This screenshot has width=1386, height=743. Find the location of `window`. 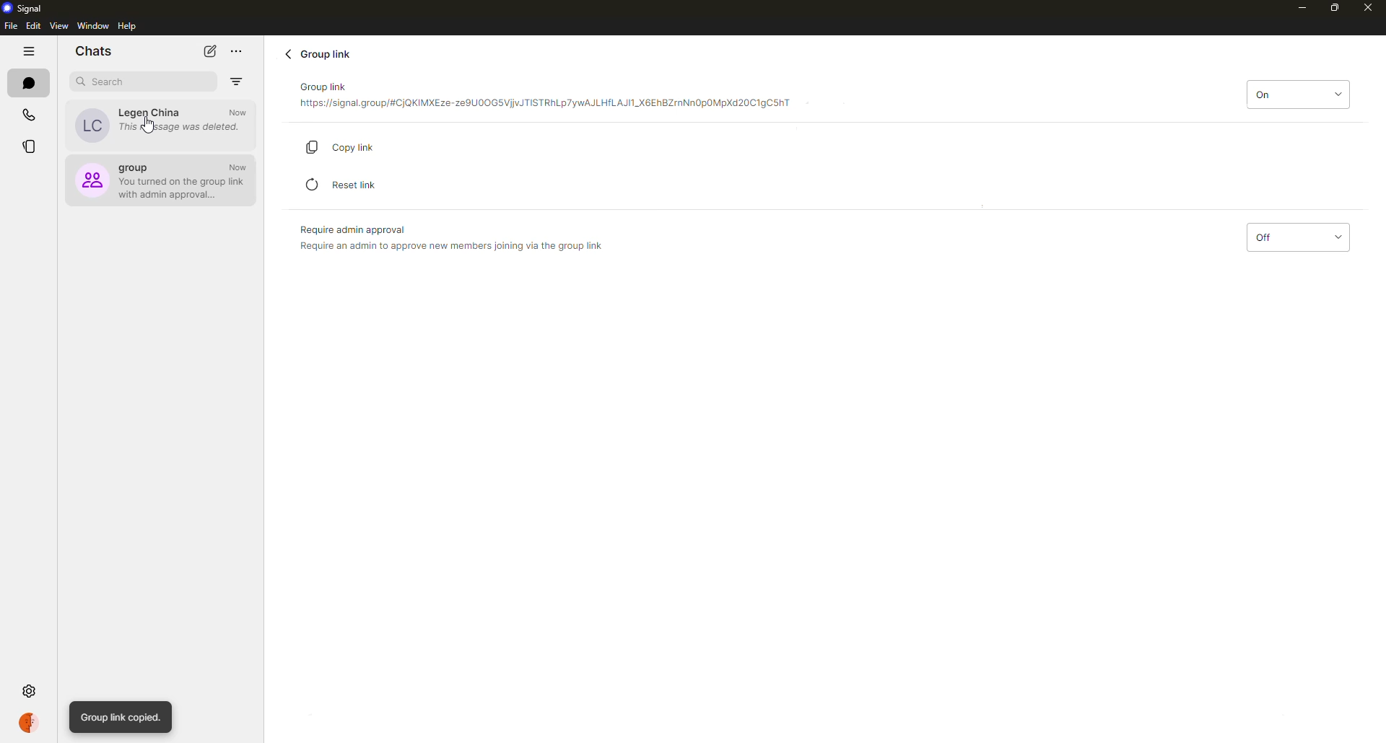

window is located at coordinates (93, 26).